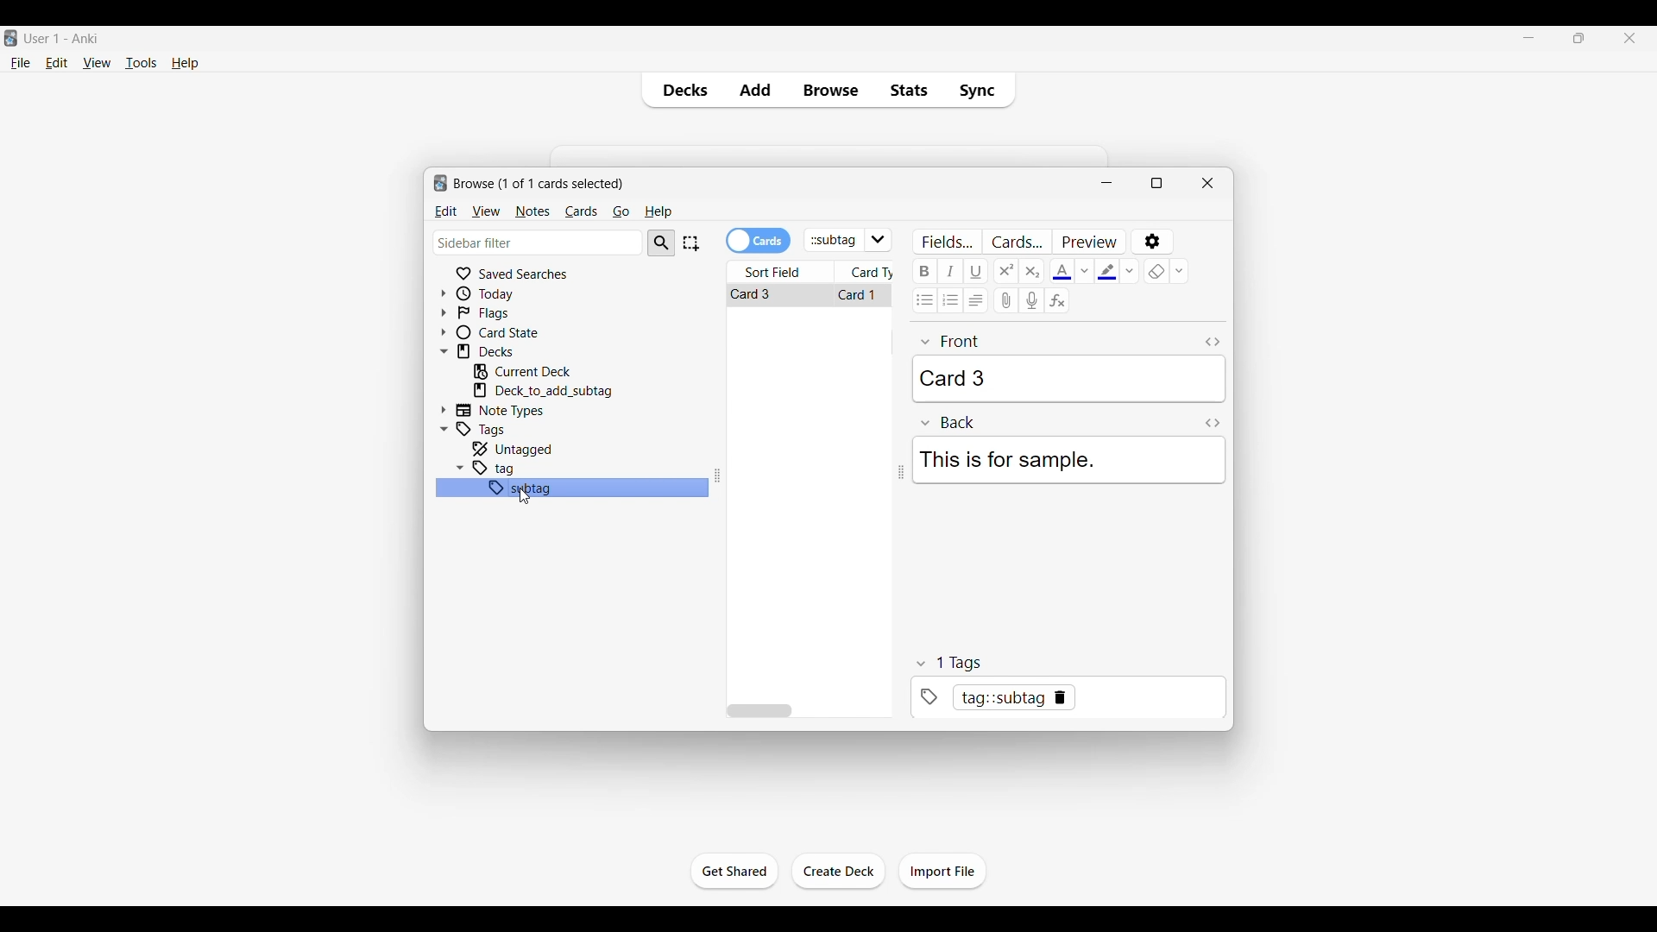 Image resolution: width=1657 pixels, height=932 pixels. Describe the element at coordinates (976, 271) in the screenshot. I see `Underline text` at that location.